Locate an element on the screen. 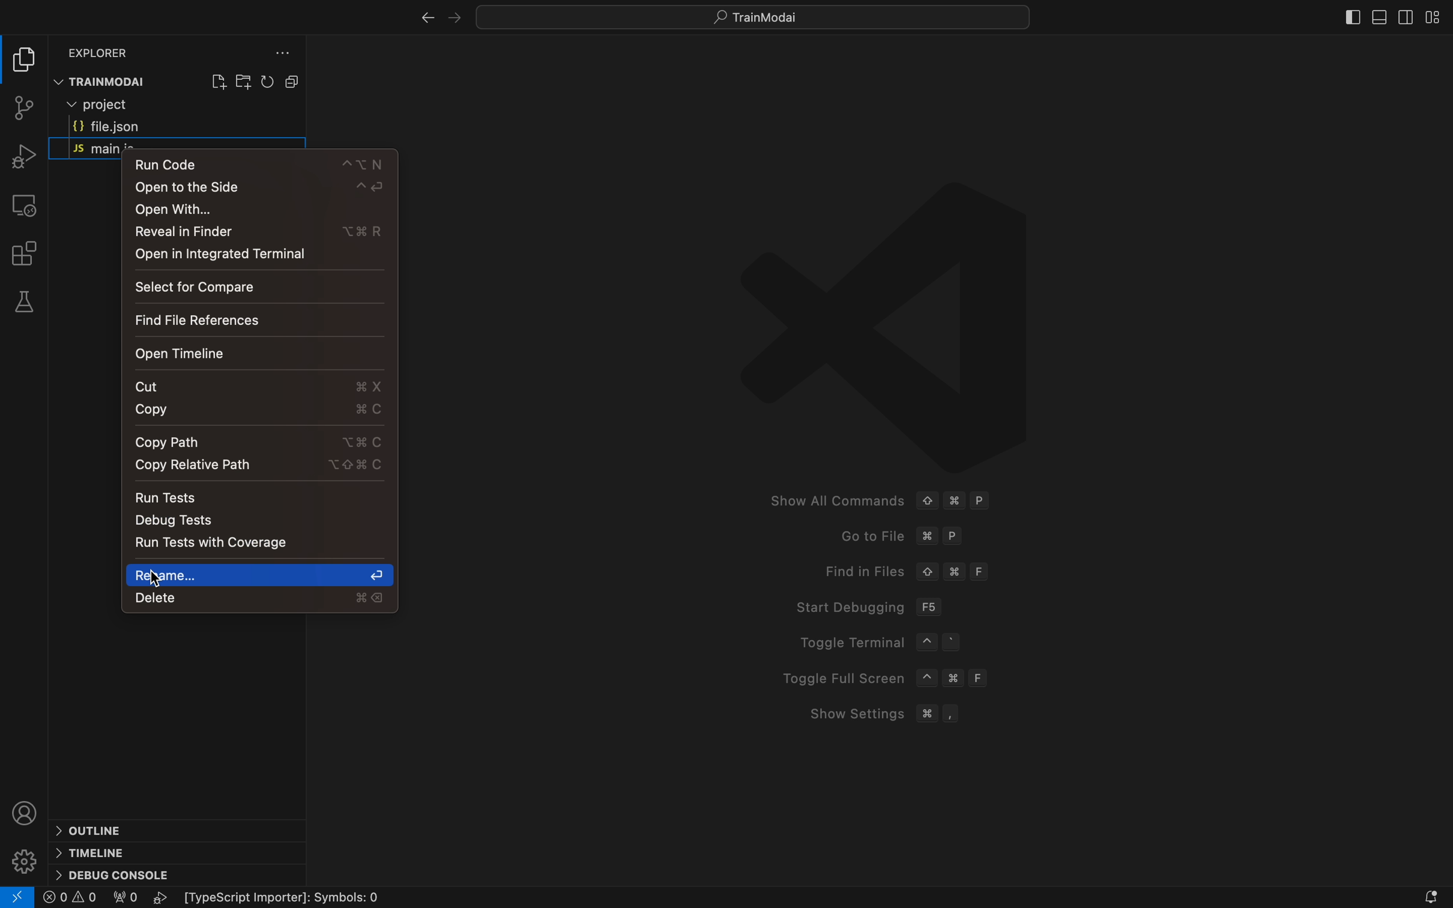  Show All Commands © # P
Goto File %# P
Find in Files © # F
Start Debugging F56
Toggle Terminal ~ °
Toggle Full Screen ~ # F
Show Settings # , is located at coordinates (876, 501).